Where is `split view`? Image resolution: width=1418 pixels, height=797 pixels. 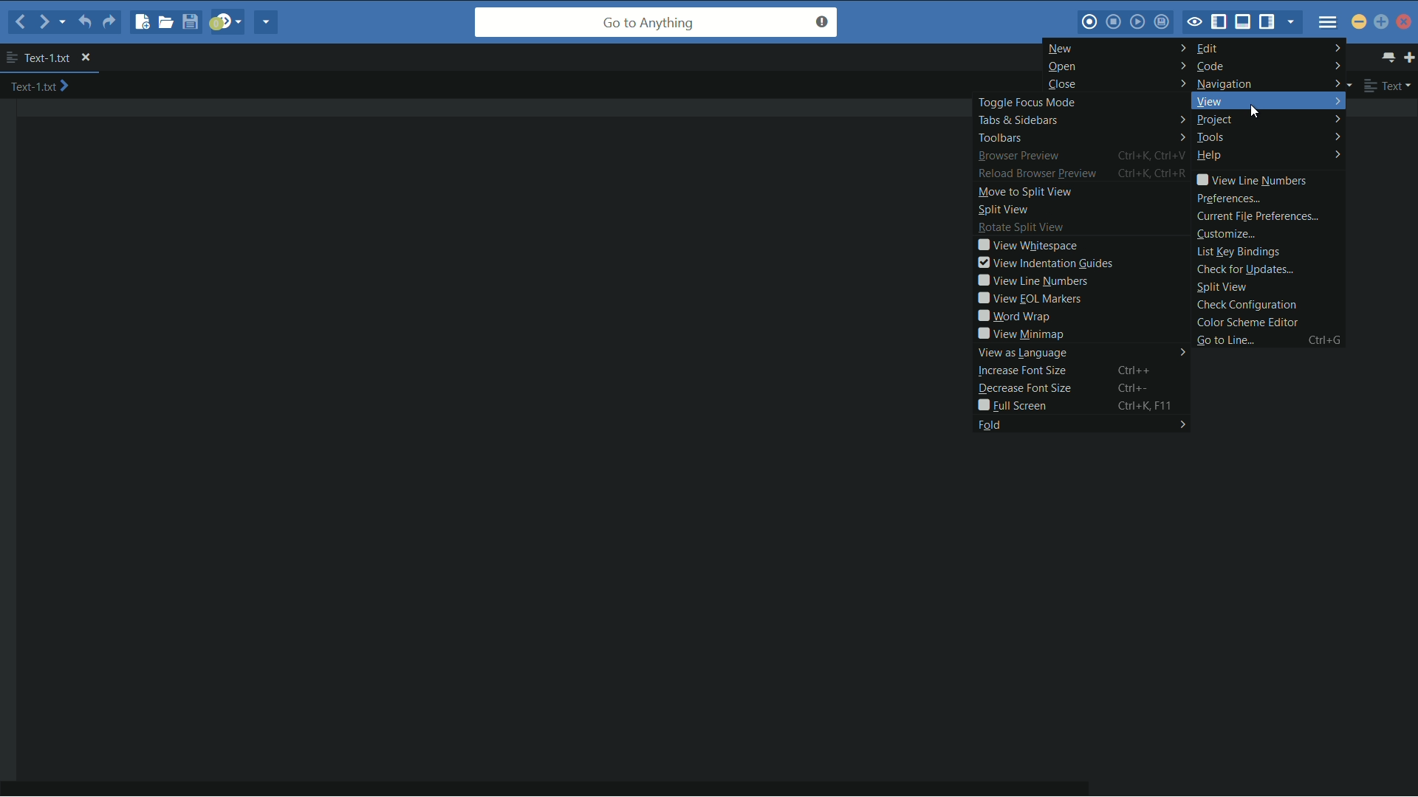
split view is located at coordinates (1222, 287).